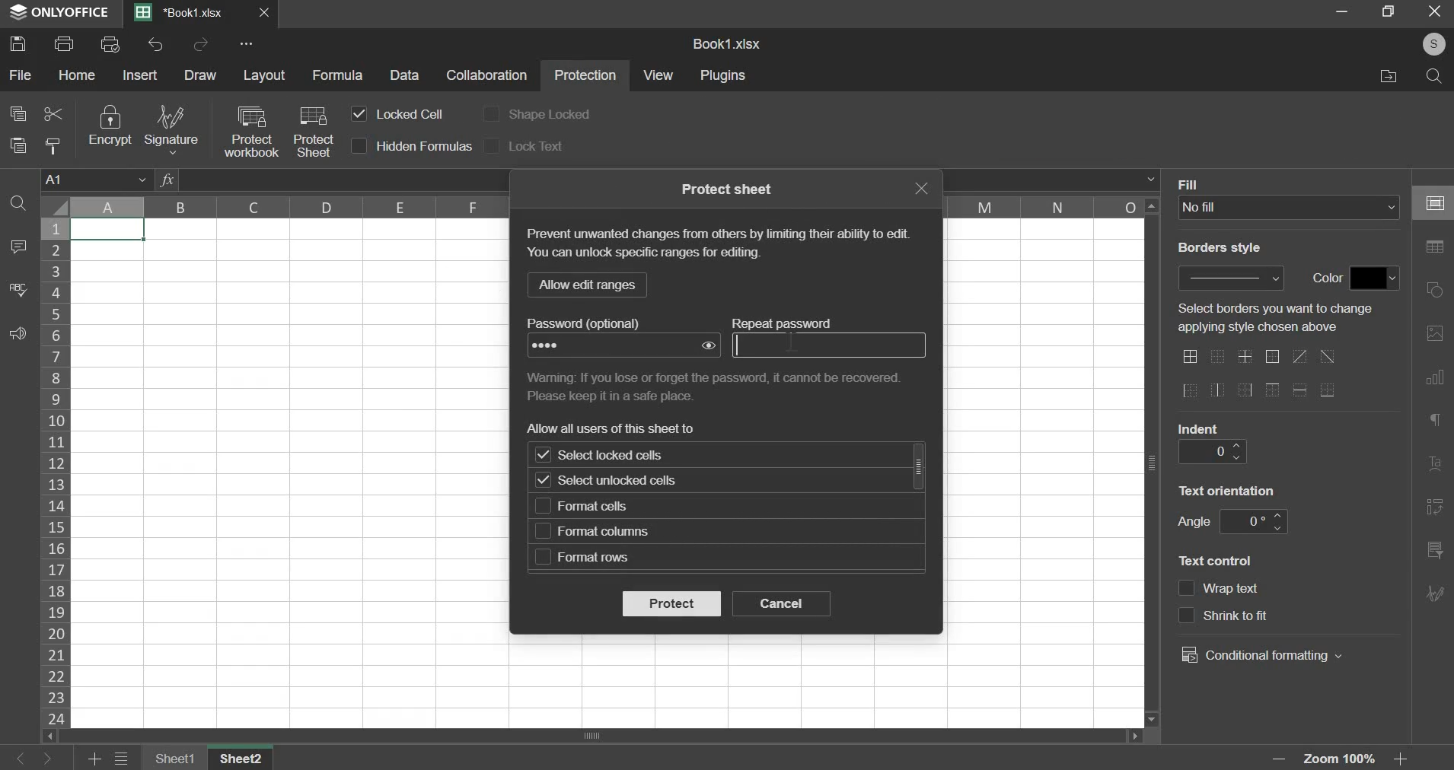  I want to click on checkbox, so click(543, 531).